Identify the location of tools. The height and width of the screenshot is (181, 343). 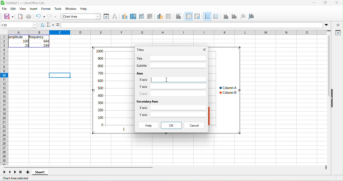
(58, 9).